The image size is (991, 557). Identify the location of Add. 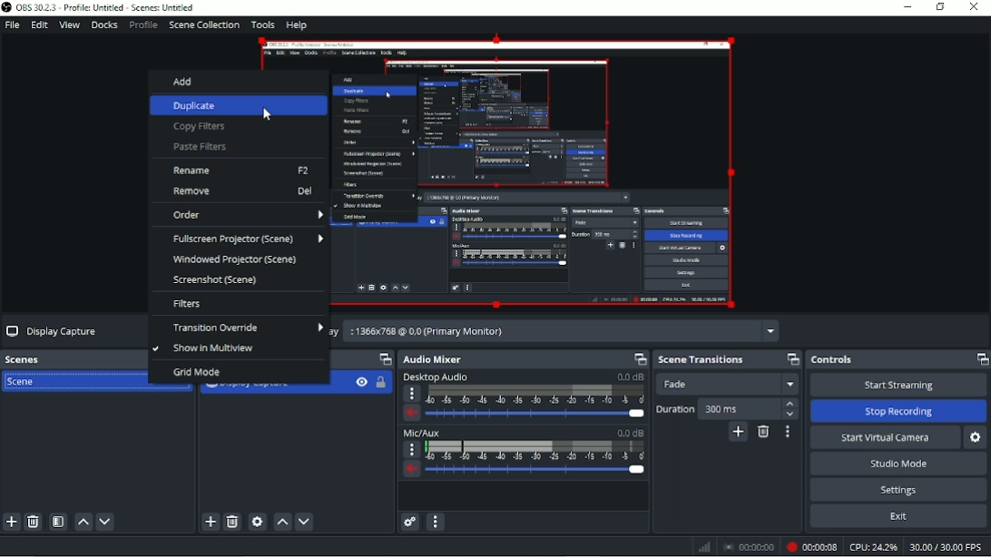
(187, 81).